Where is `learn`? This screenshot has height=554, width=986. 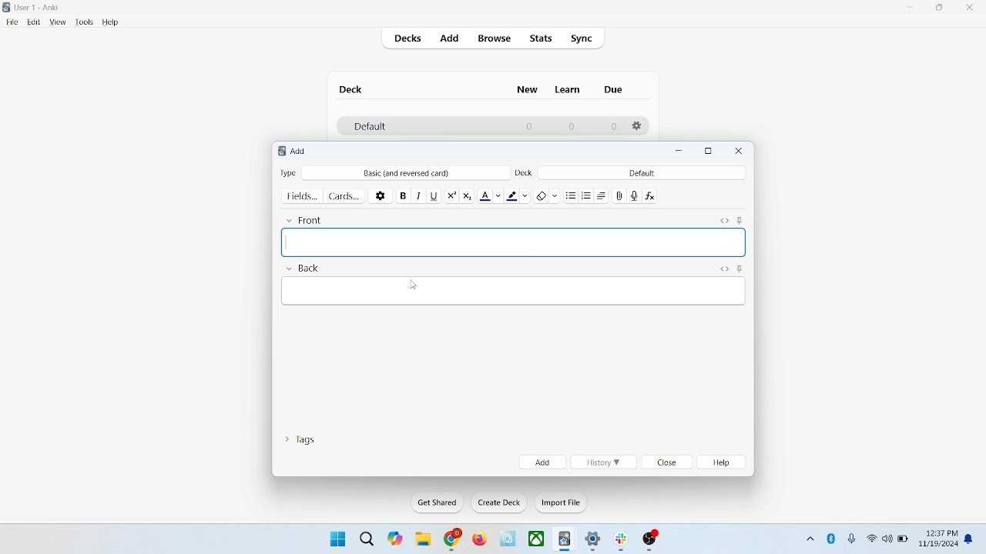 learn is located at coordinates (567, 89).